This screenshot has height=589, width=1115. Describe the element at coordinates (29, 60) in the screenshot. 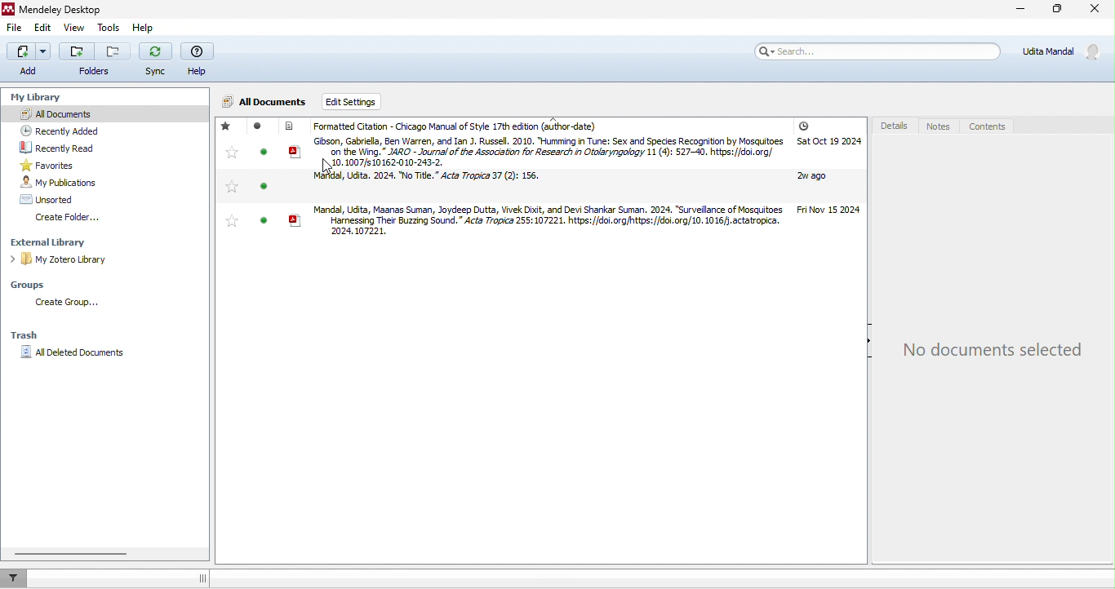

I see `` at that location.